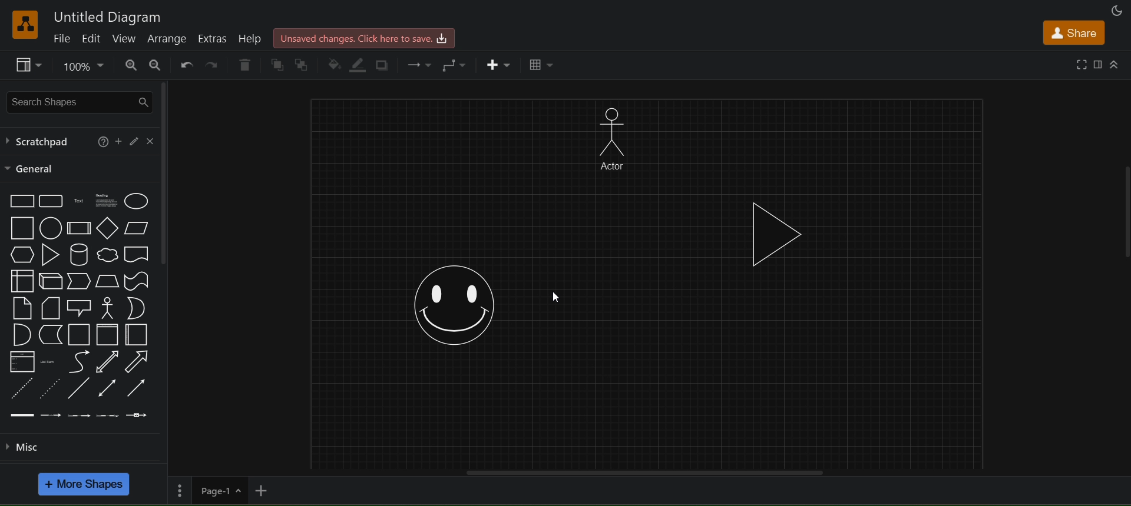  I want to click on view, so click(124, 38).